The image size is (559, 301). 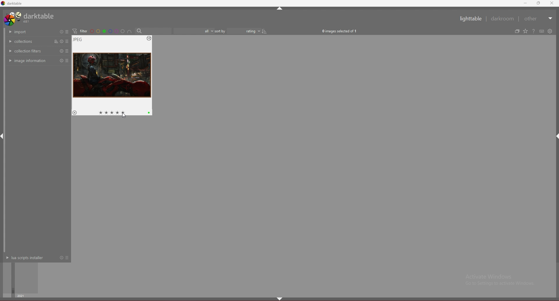 I want to click on image info, so click(x=29, y=61).